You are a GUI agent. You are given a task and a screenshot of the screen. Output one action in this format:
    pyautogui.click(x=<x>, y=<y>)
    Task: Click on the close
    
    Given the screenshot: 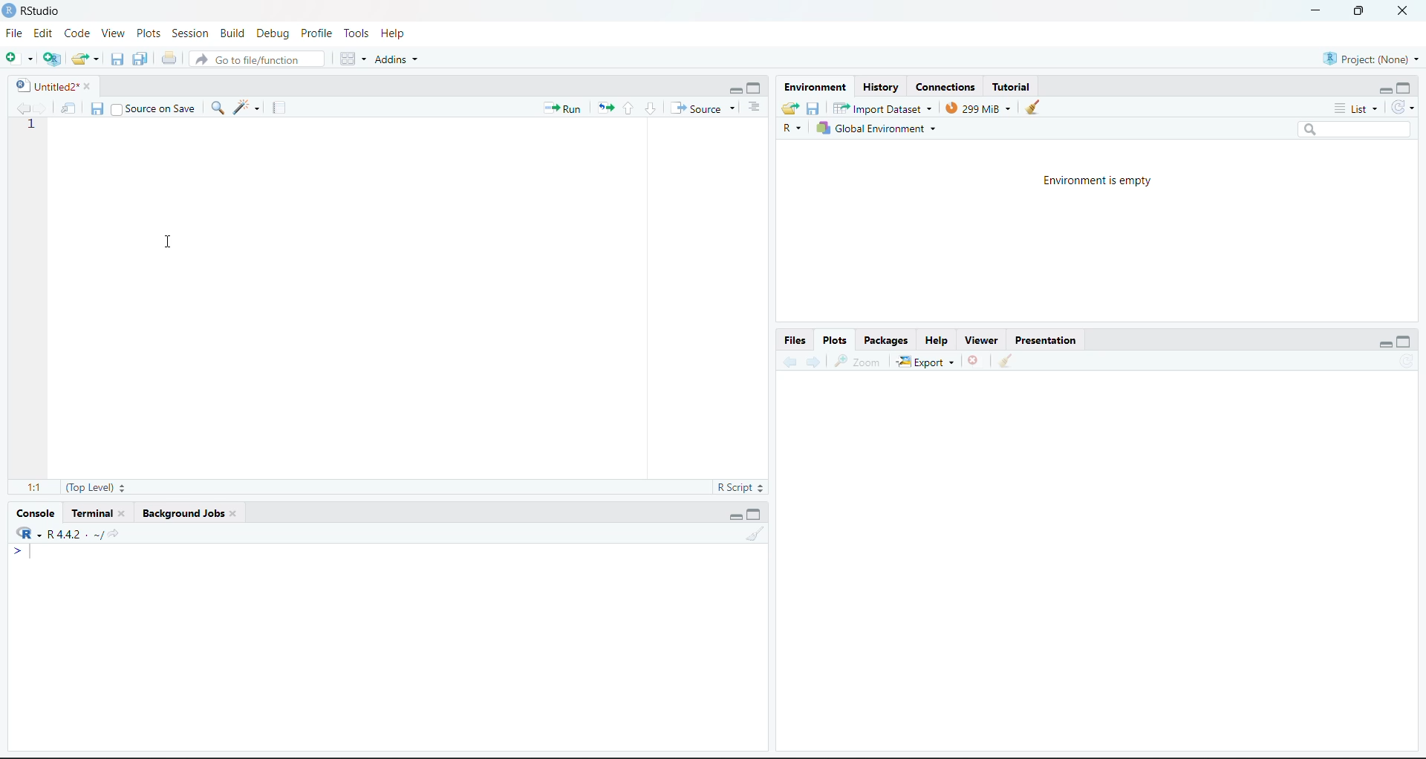 What is the action you would take?
    pyautogui.click(x=1403, y=10)
    